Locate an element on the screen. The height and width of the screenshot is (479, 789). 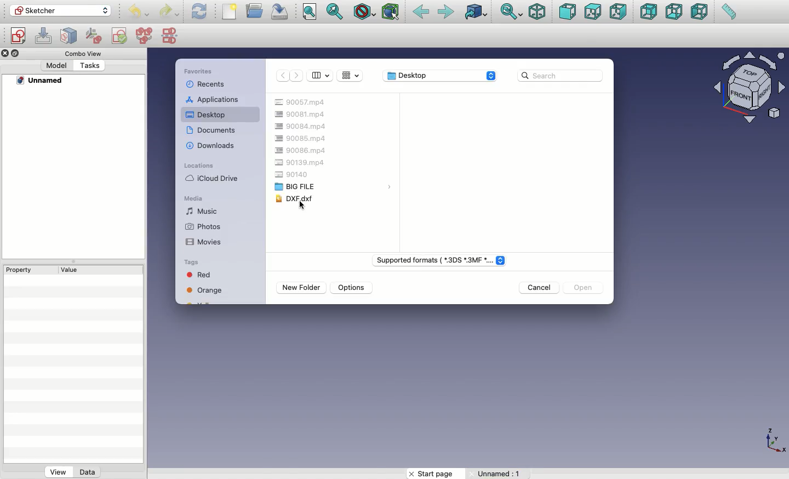
Draw style is located at coordinates (366, 13).